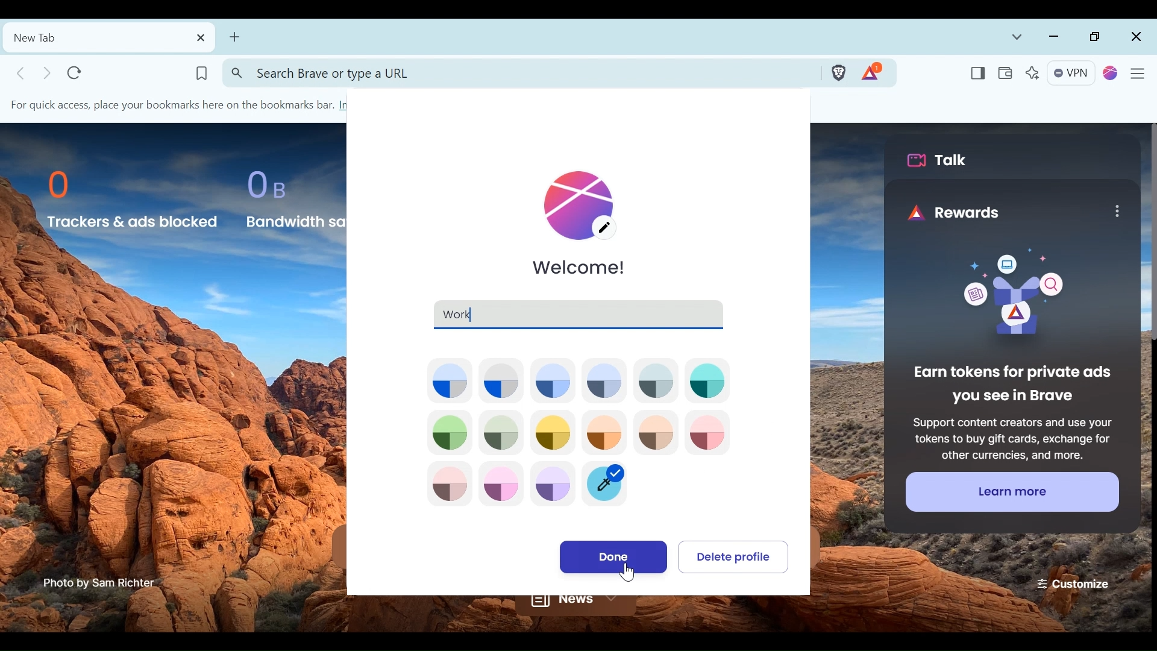  Describe the element at coordinates (708, 433) in the screenshot. I see `Theme` at that location.